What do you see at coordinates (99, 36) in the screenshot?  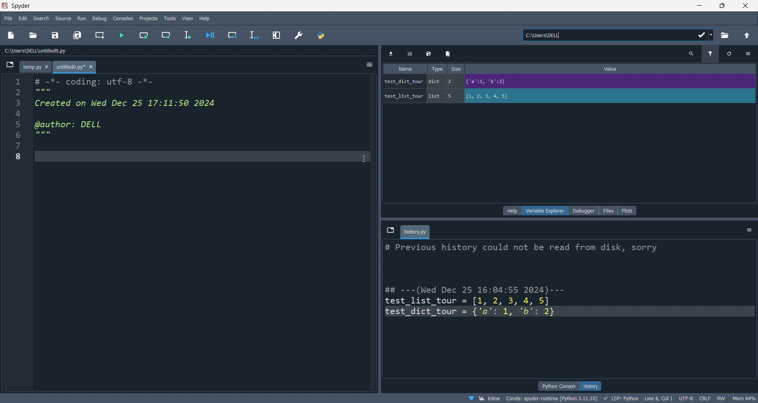 I see `new cell` at bounding box center [99, 36].